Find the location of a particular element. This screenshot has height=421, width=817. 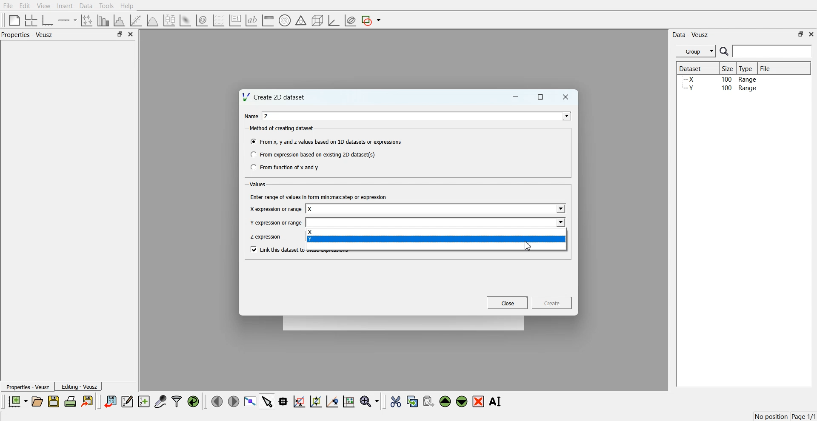

No position Page 1/1 is located at coordinates (785, 416).